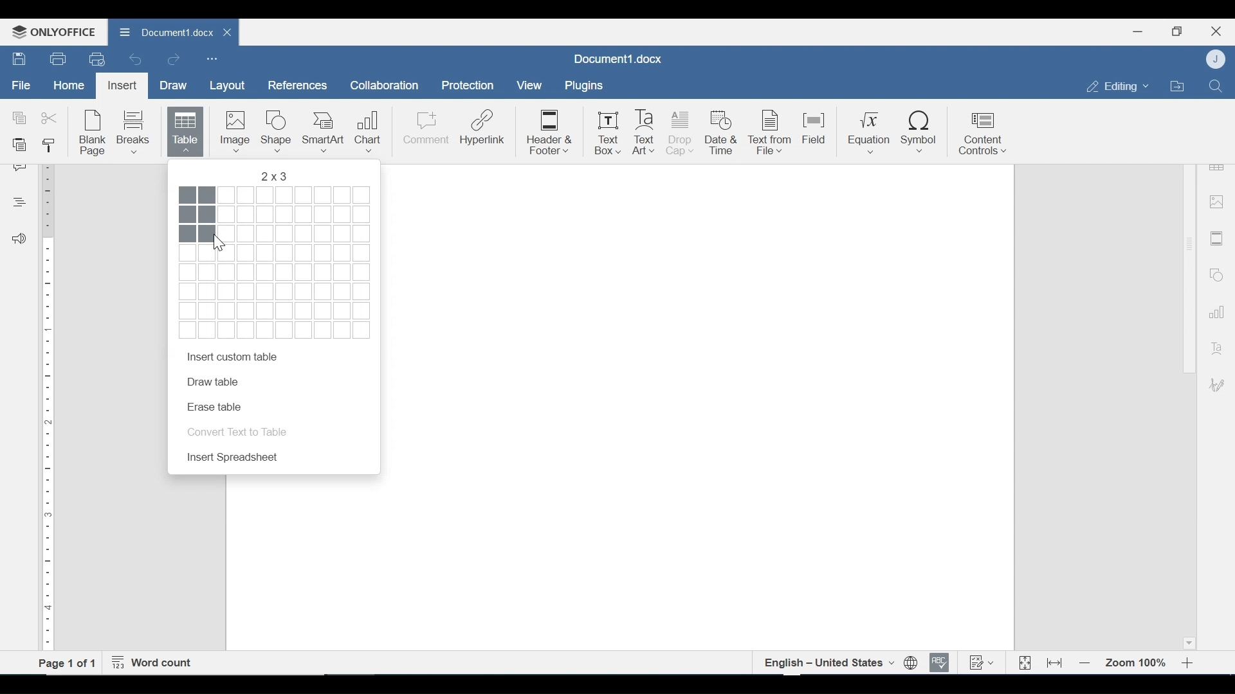 This screenshot has height=694, width=1235. What do you see at coordinates (1216, 201) in the screenshot?
I see `image` at bounding box center [1216, 201].